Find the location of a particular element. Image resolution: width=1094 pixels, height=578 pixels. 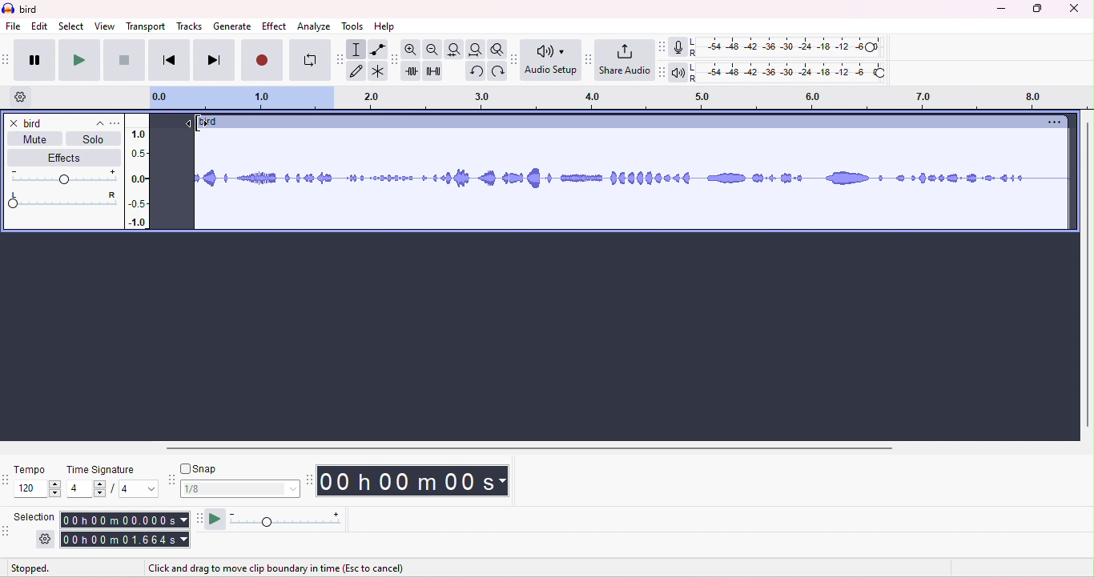

record is located at coordinates (262, 62).